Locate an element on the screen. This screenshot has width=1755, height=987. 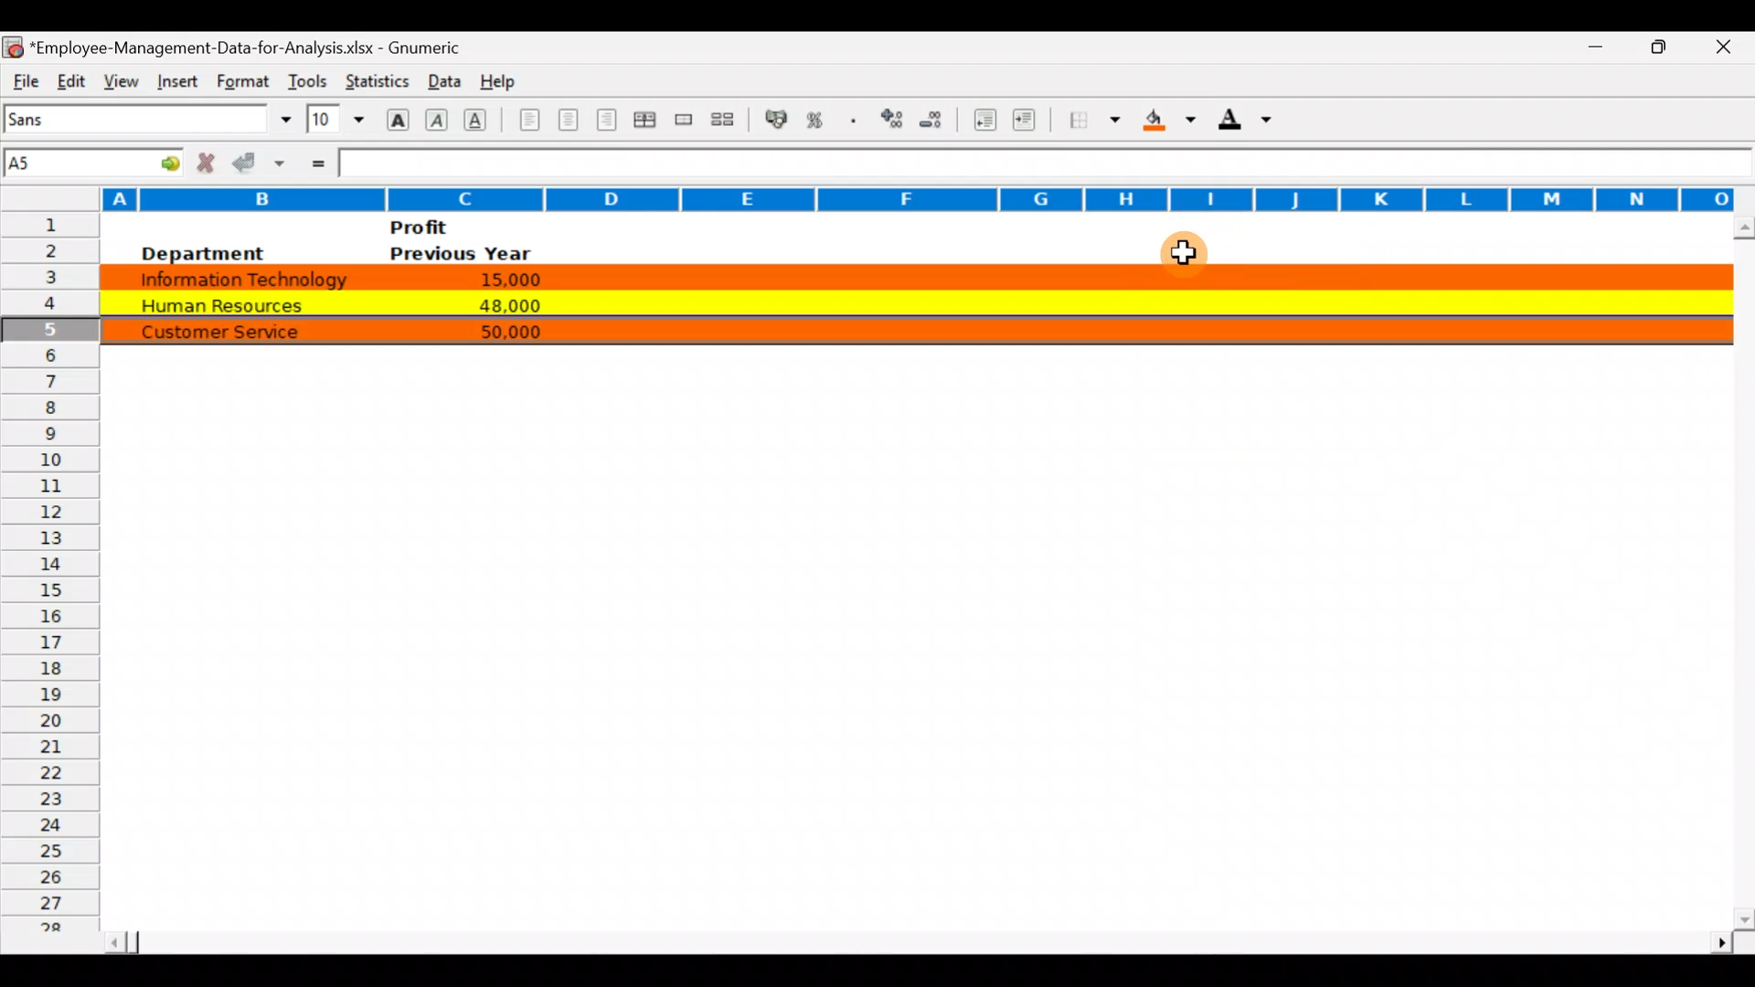
Data is located at coordinates (440, 77).